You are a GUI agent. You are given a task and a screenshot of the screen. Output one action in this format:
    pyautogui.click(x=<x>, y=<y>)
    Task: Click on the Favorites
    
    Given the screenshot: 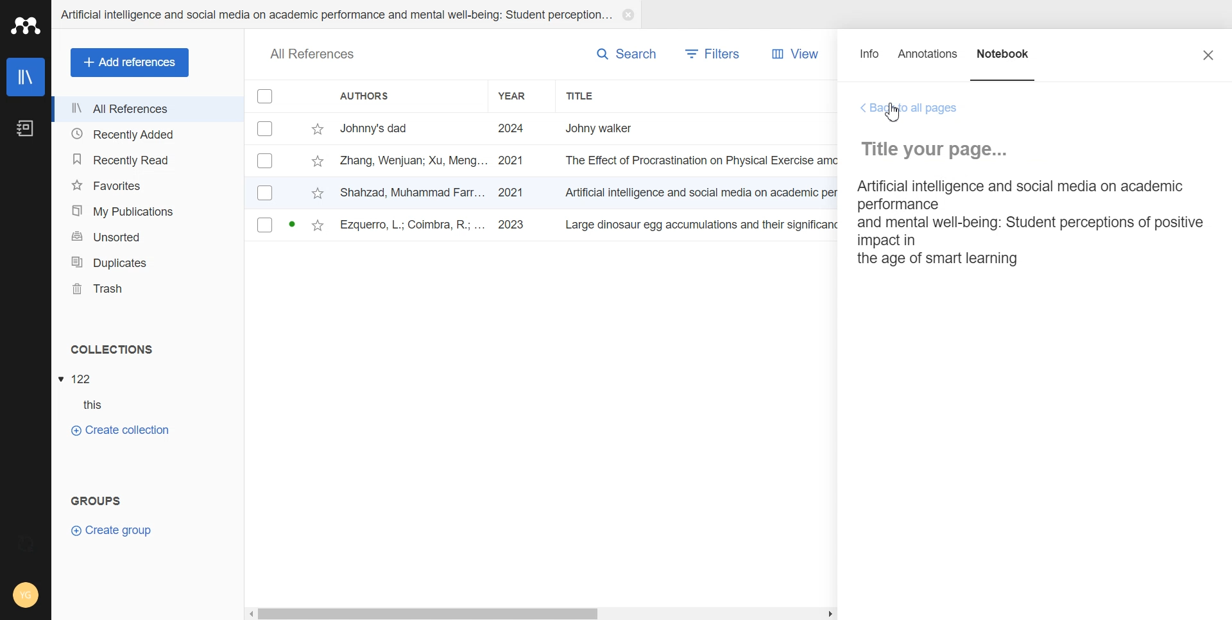 What is the action you would take?
    pyautogui.click(x=147, y=185)
    